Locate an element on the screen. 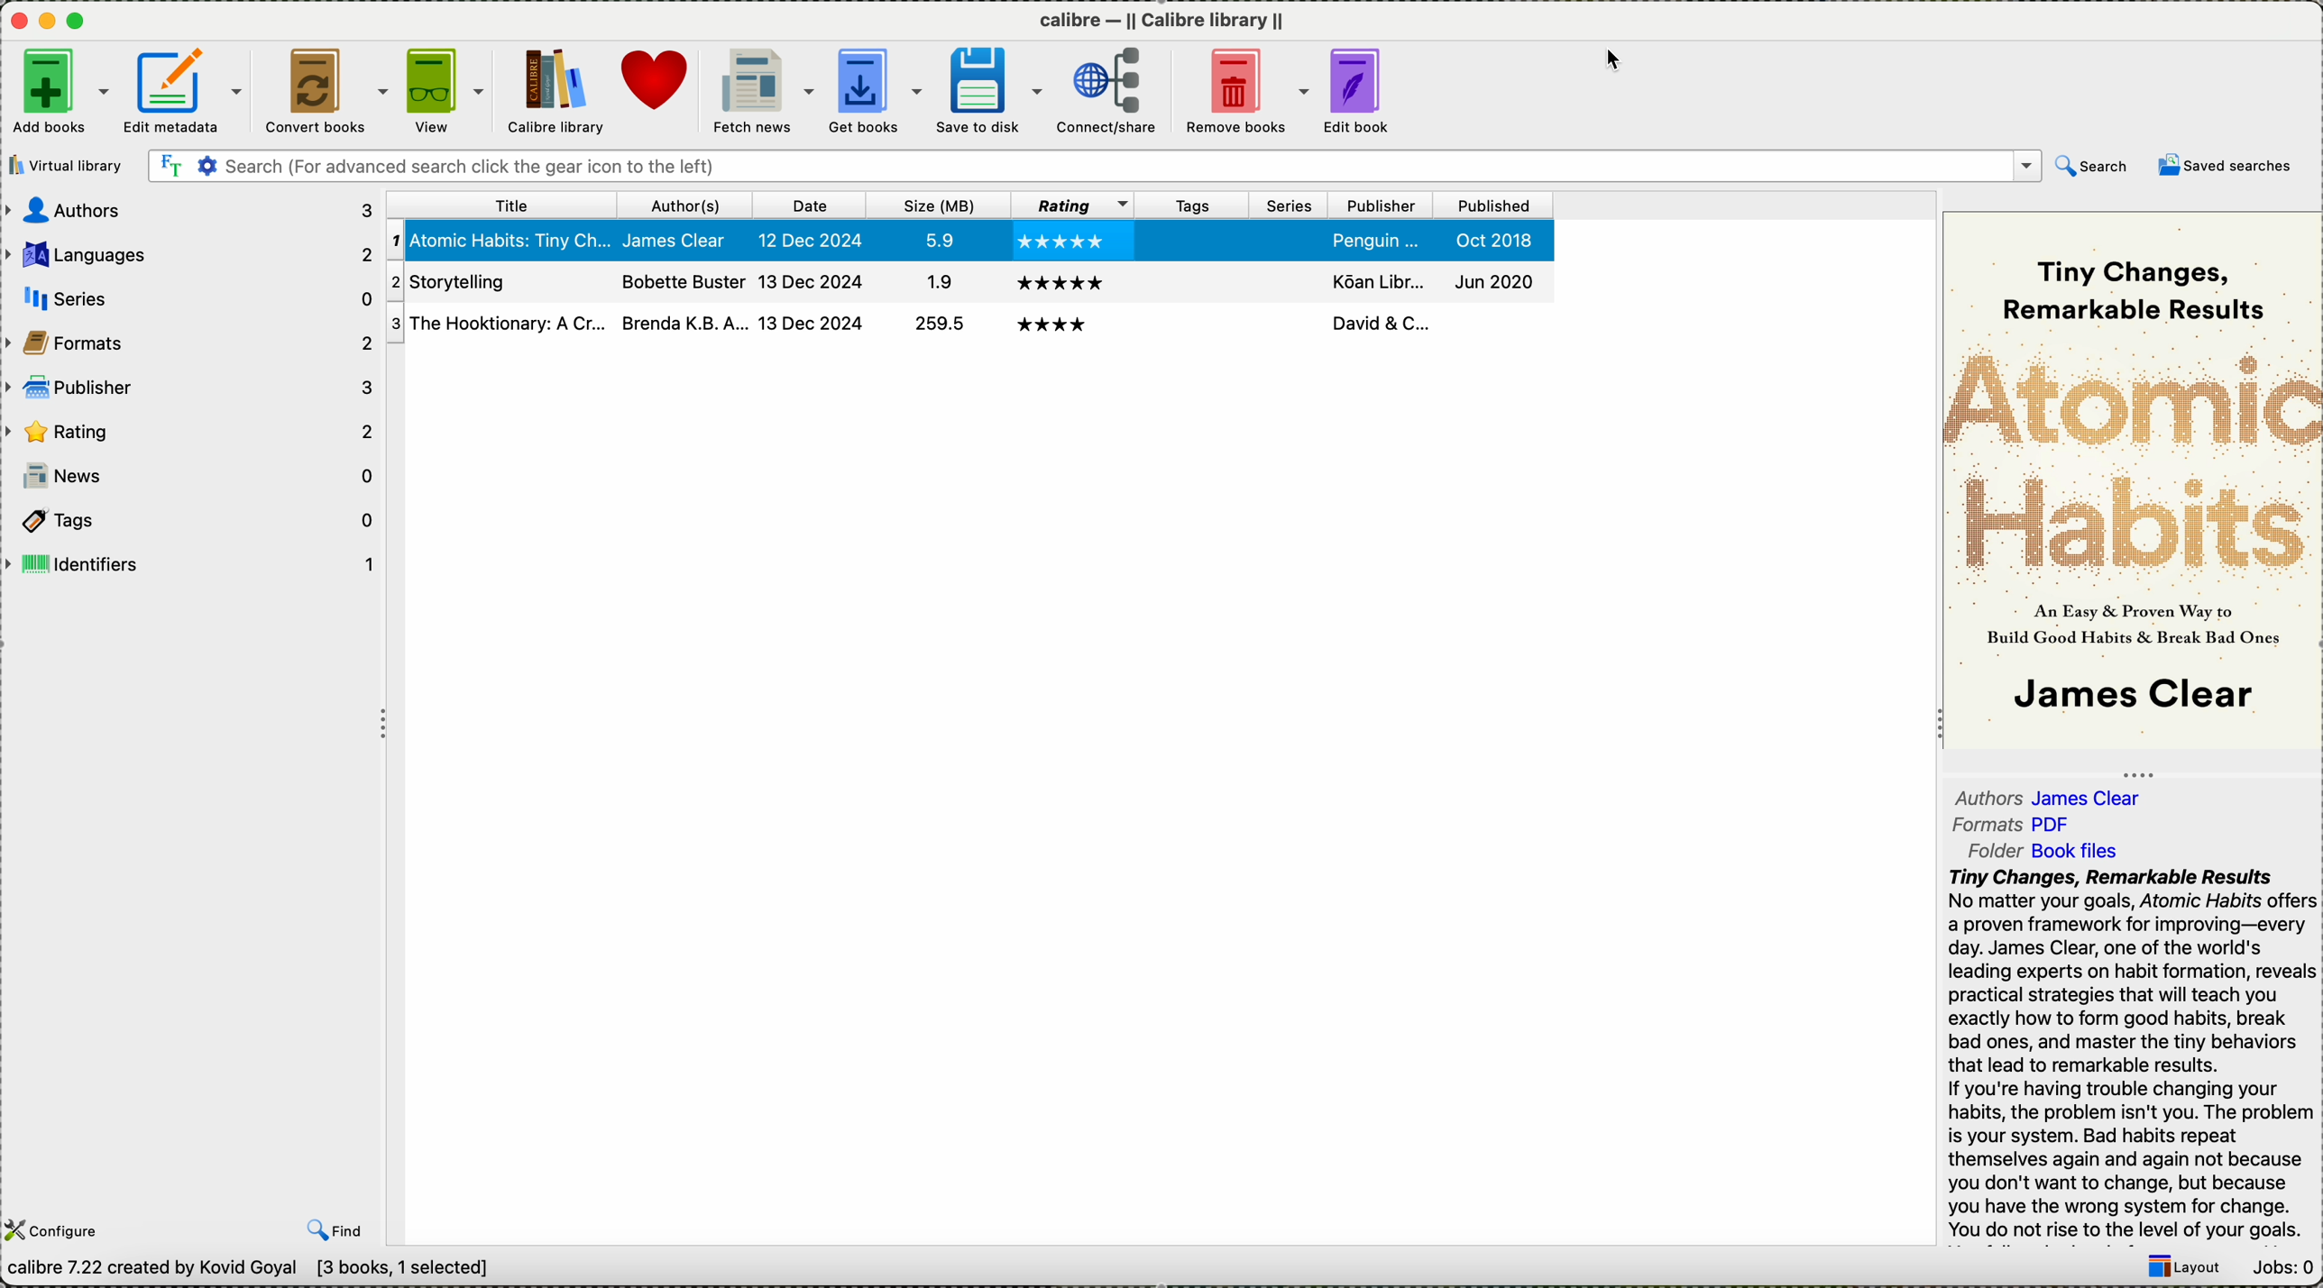 Image resolution: width=2323 pixels, height=1288 pixels. James Clear is located at coordinates (2129, 698).